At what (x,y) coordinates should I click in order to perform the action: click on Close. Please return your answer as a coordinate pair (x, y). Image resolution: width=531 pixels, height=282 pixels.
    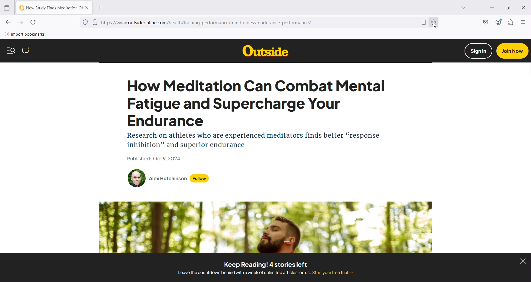
    Looking at the image, I should click on (524, 8).